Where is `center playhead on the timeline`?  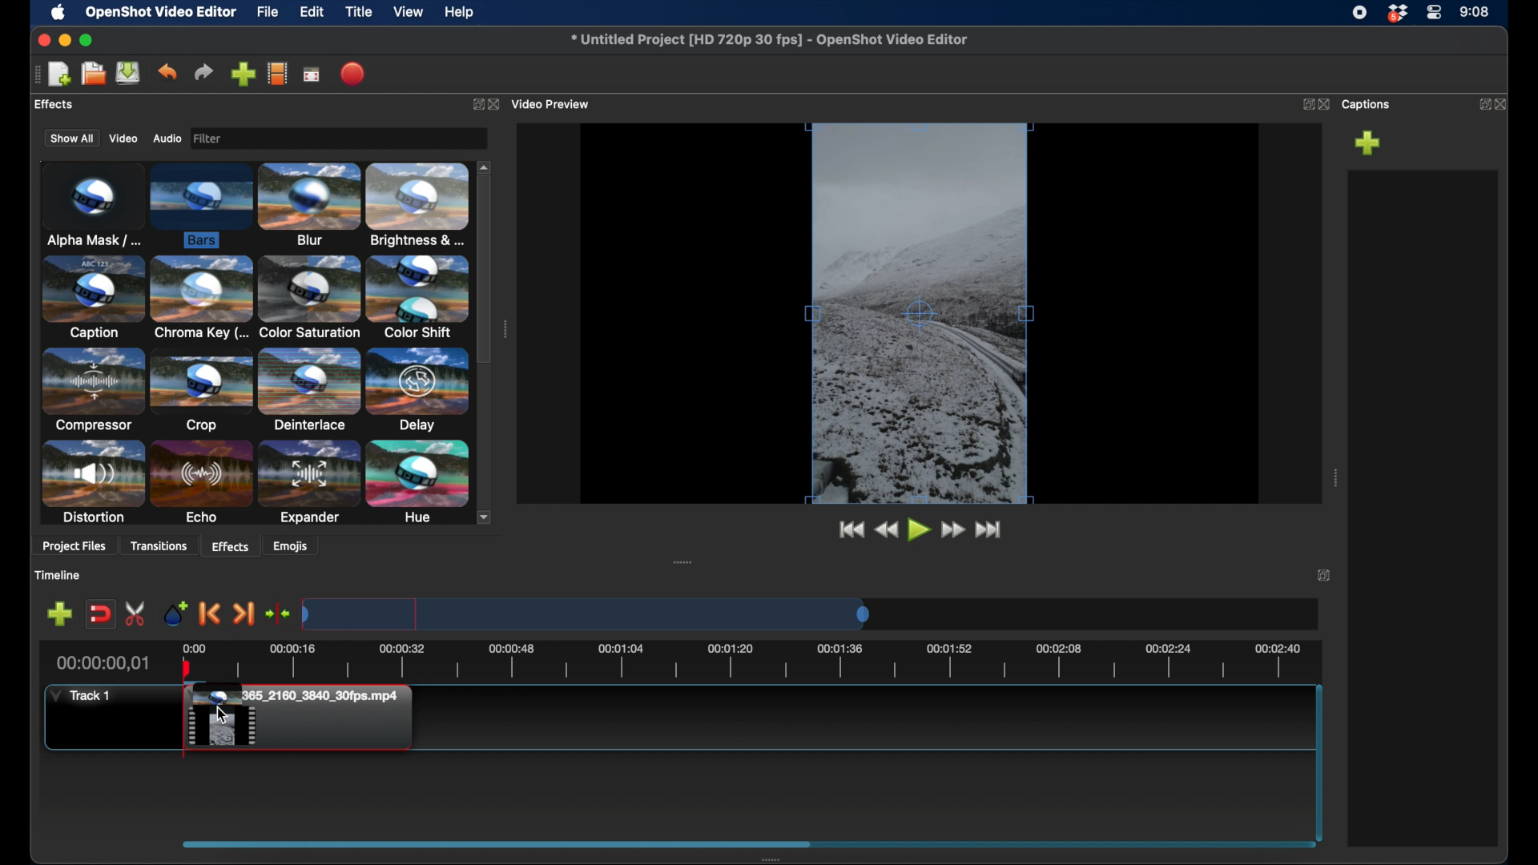 center playhead on the timeline is located at coordinates (277, 614).